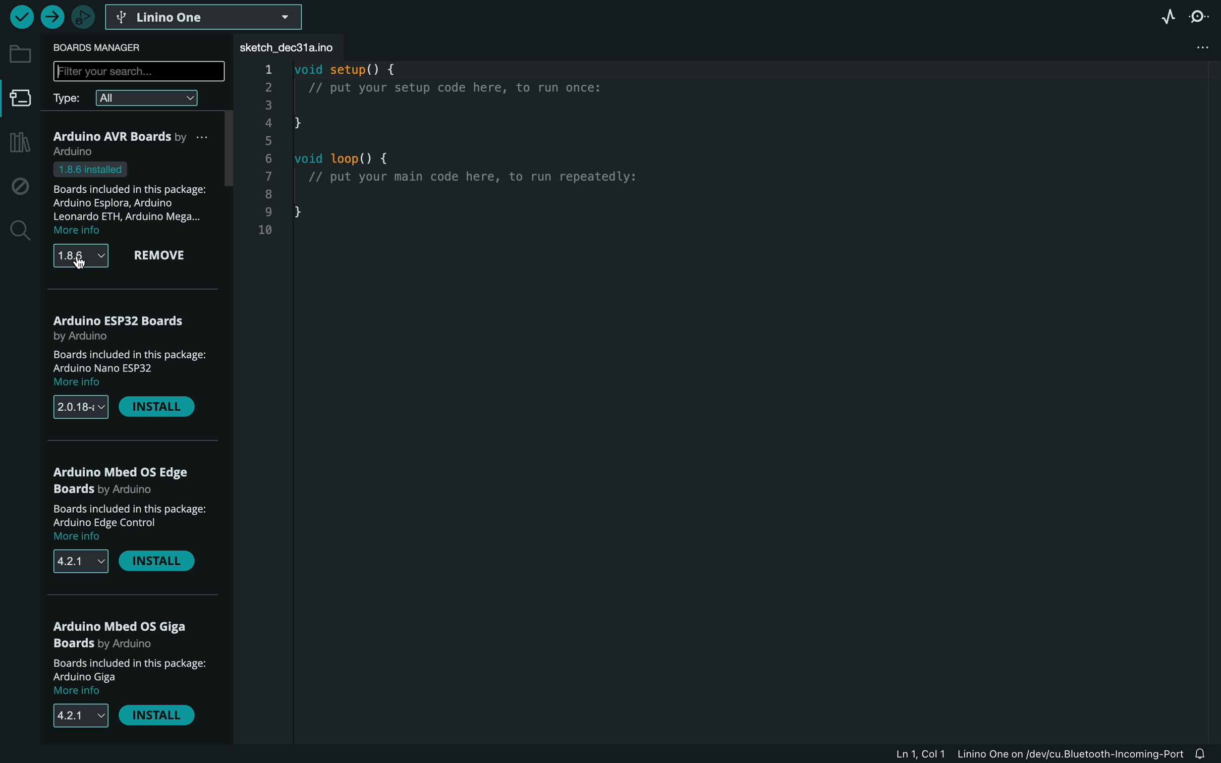  What do you see at coordinates (103, 47) in the screenshot?
I see `board manager` at bounding box center [103, 47].